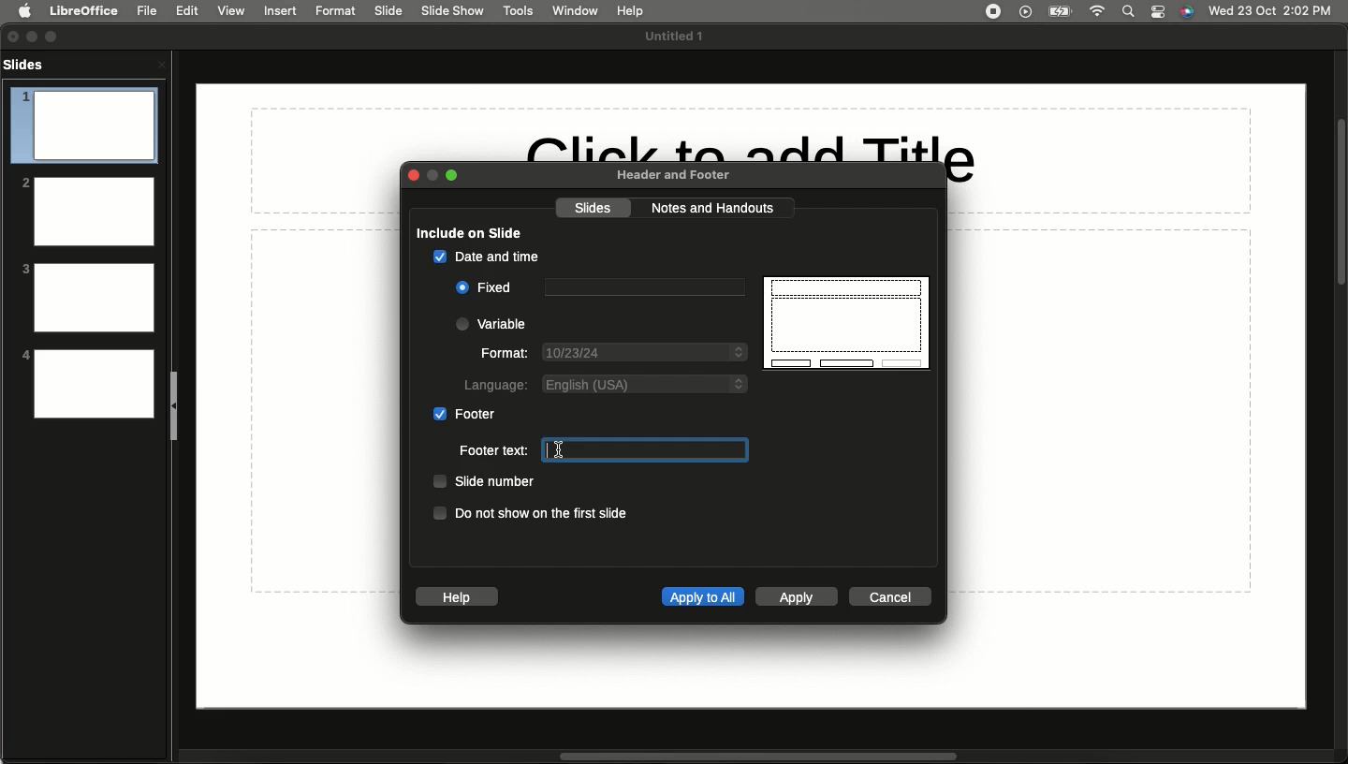 This screenshot has height=764, width=1348. What do you see at coordinates (1060, 11) in the screenshot?
I see `Charge` at bounding box center [1060, 11].